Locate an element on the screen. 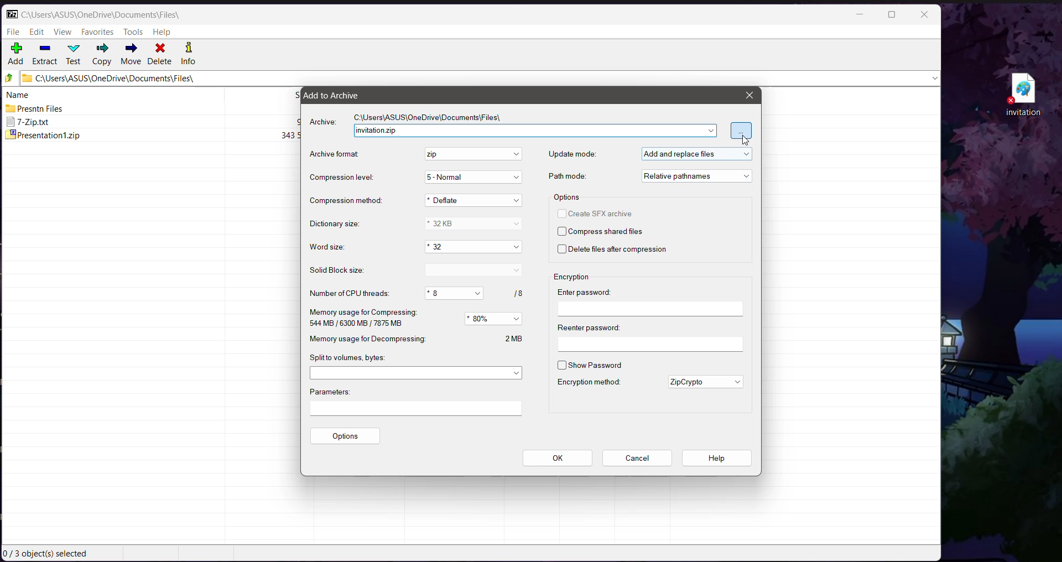 This screenshot has height=562, width=1062. Set the Split to volumes, in bytes is located at coordinates (417, 372).